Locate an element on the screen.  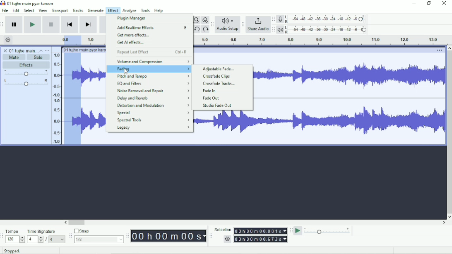
Collapse is located at coordinates (41, 50).